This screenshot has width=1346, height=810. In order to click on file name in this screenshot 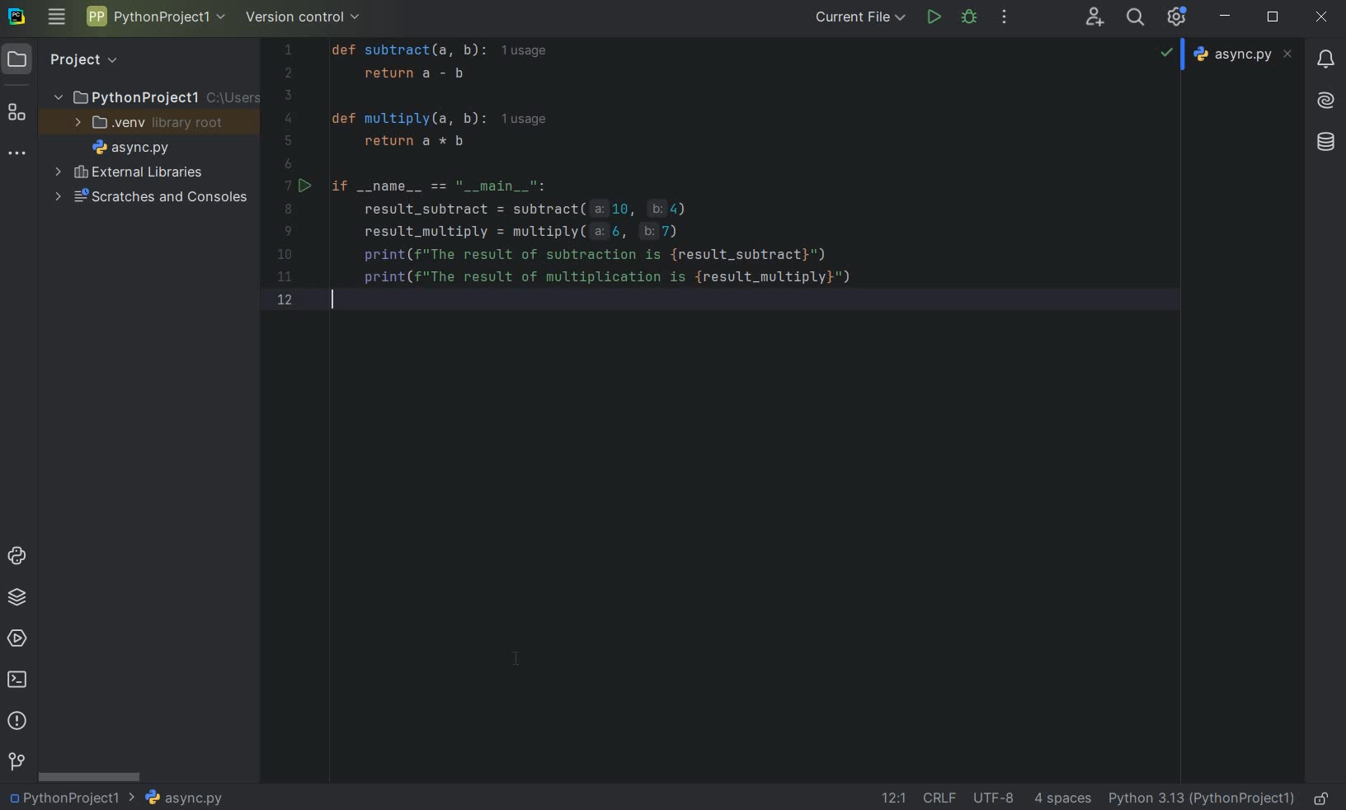, I will do `click(1244, 55)`.